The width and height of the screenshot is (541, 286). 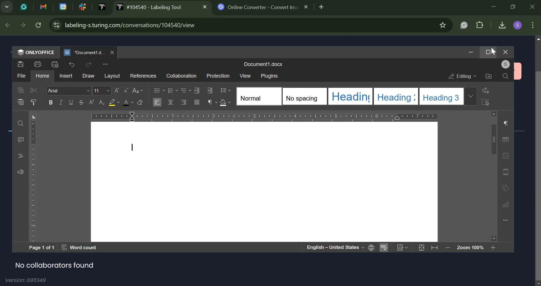 What do you see at coordinates (185, 90) in the screenshot?
I see `multilevel listing` at bounding box center [185, 90].